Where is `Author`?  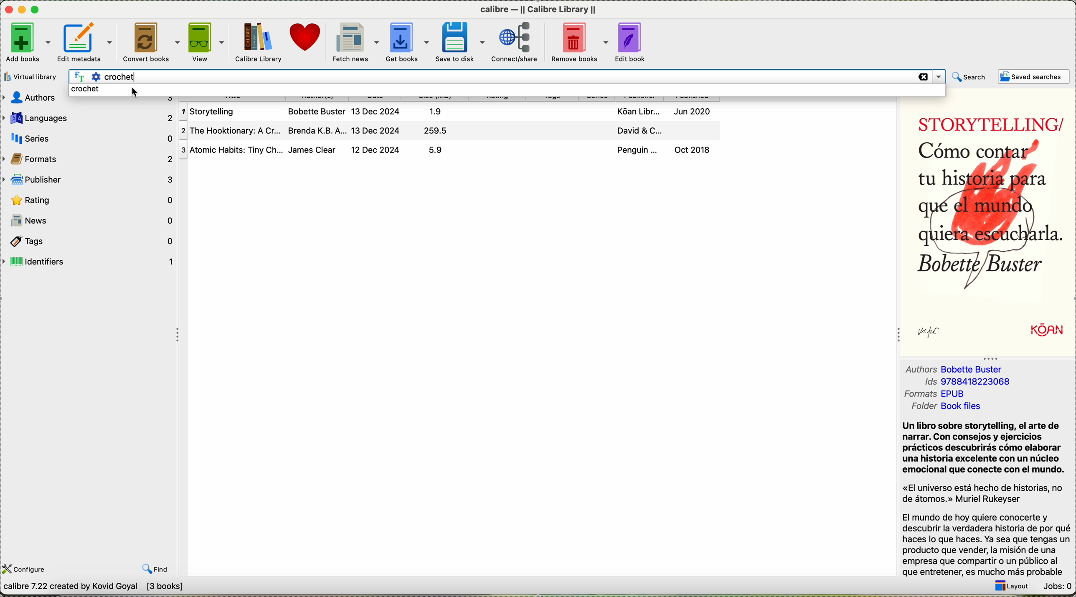
Author is located at coordinates (33, 98).